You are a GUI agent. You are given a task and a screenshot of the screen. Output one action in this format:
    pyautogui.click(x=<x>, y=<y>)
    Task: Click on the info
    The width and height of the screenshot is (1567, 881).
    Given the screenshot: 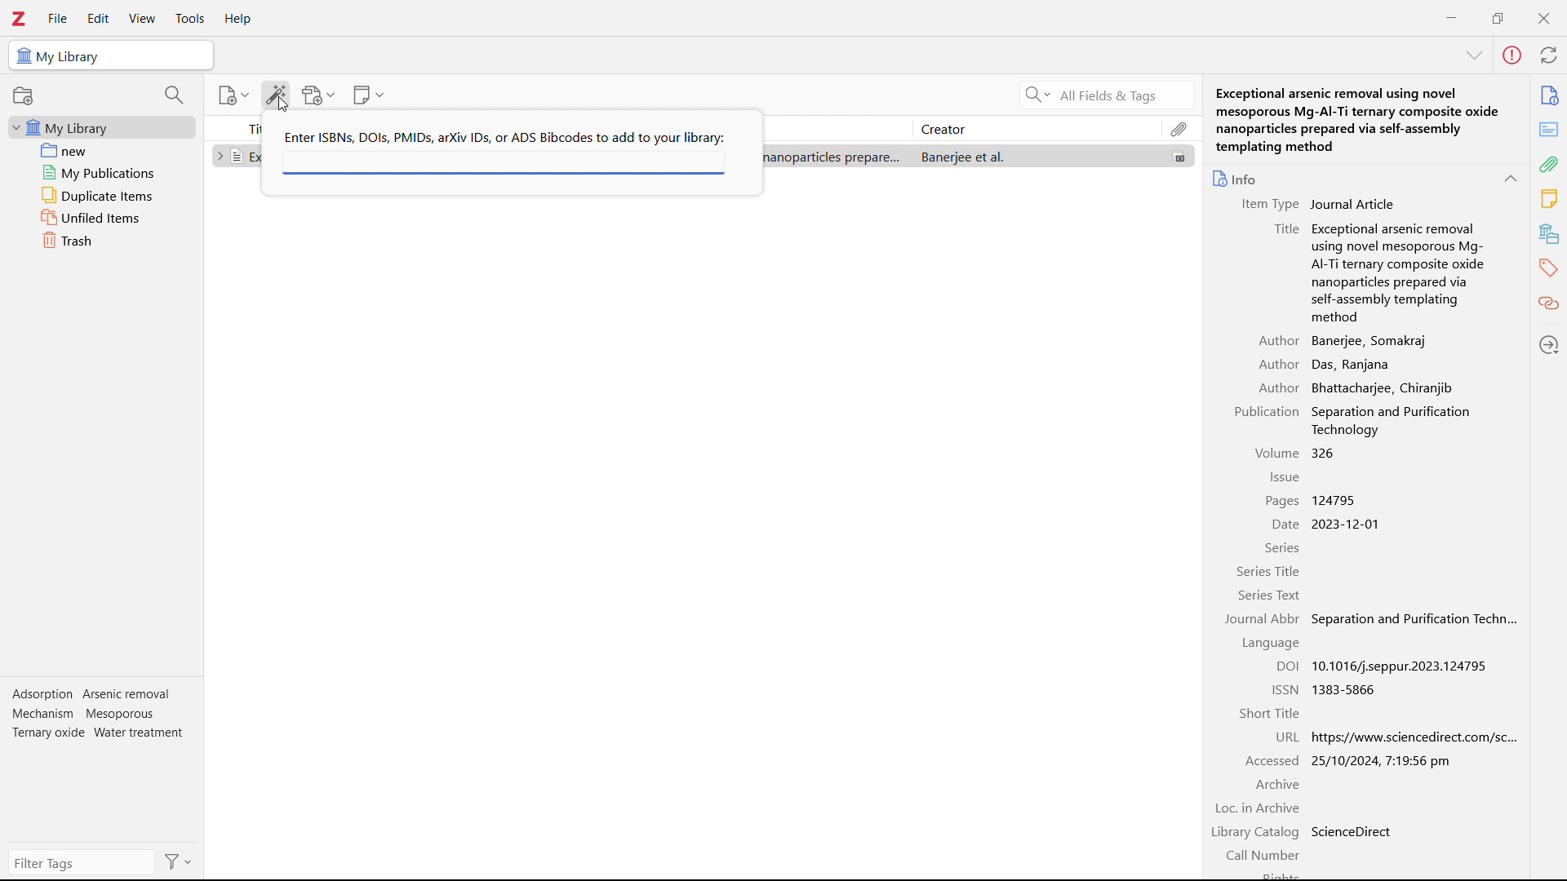 What is the action you would take?
    pyautogui.click(x=1236, y=178)
    